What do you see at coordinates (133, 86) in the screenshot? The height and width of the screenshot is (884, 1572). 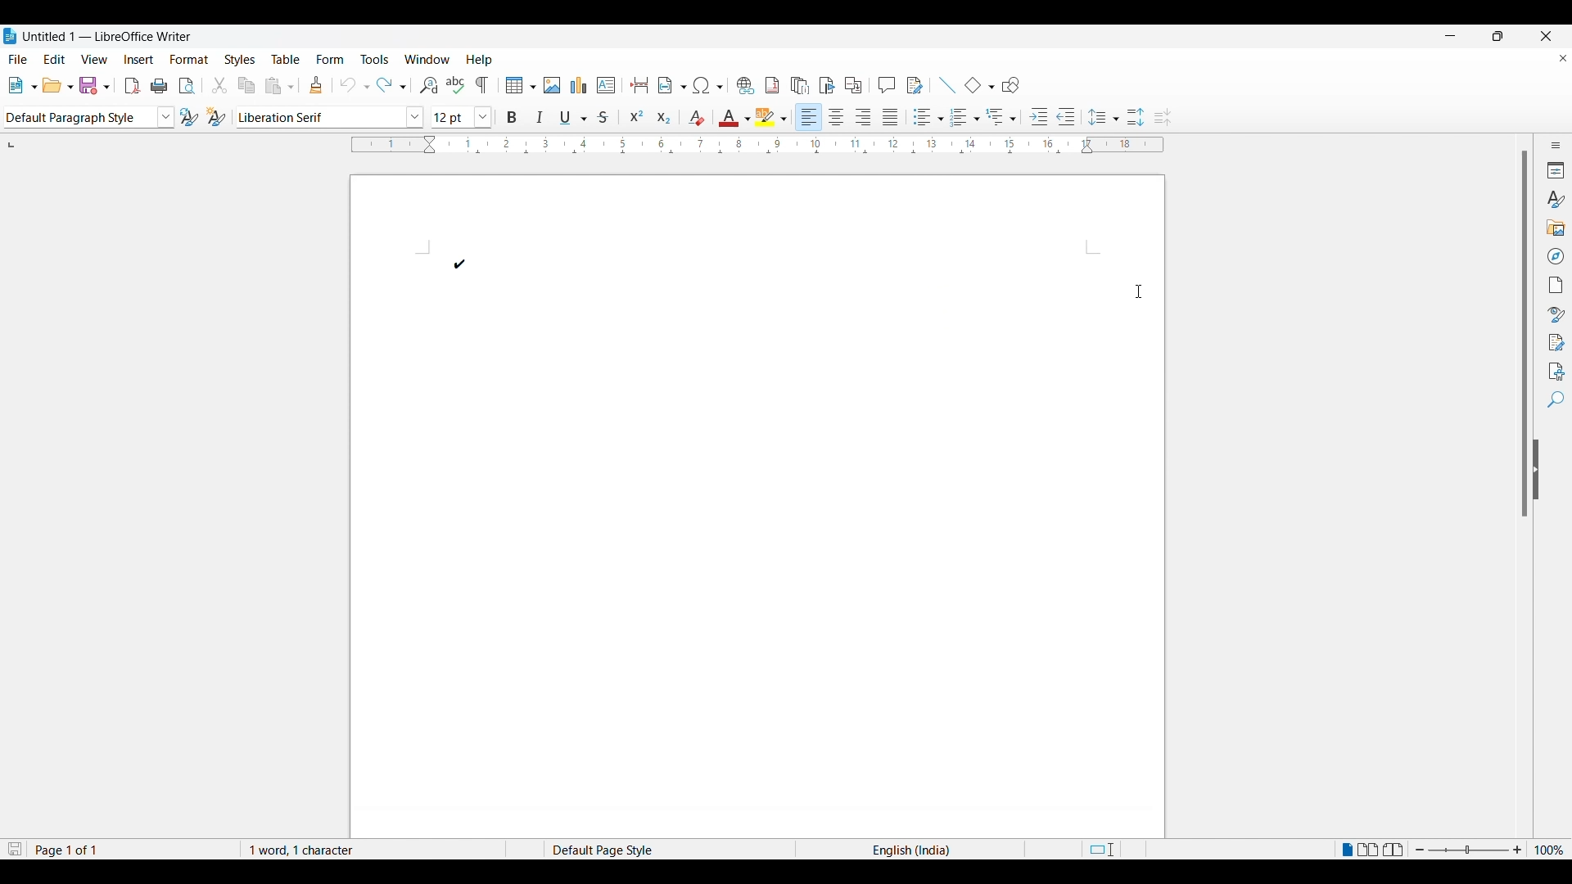 I see `export` at bounding box center [133, 86].